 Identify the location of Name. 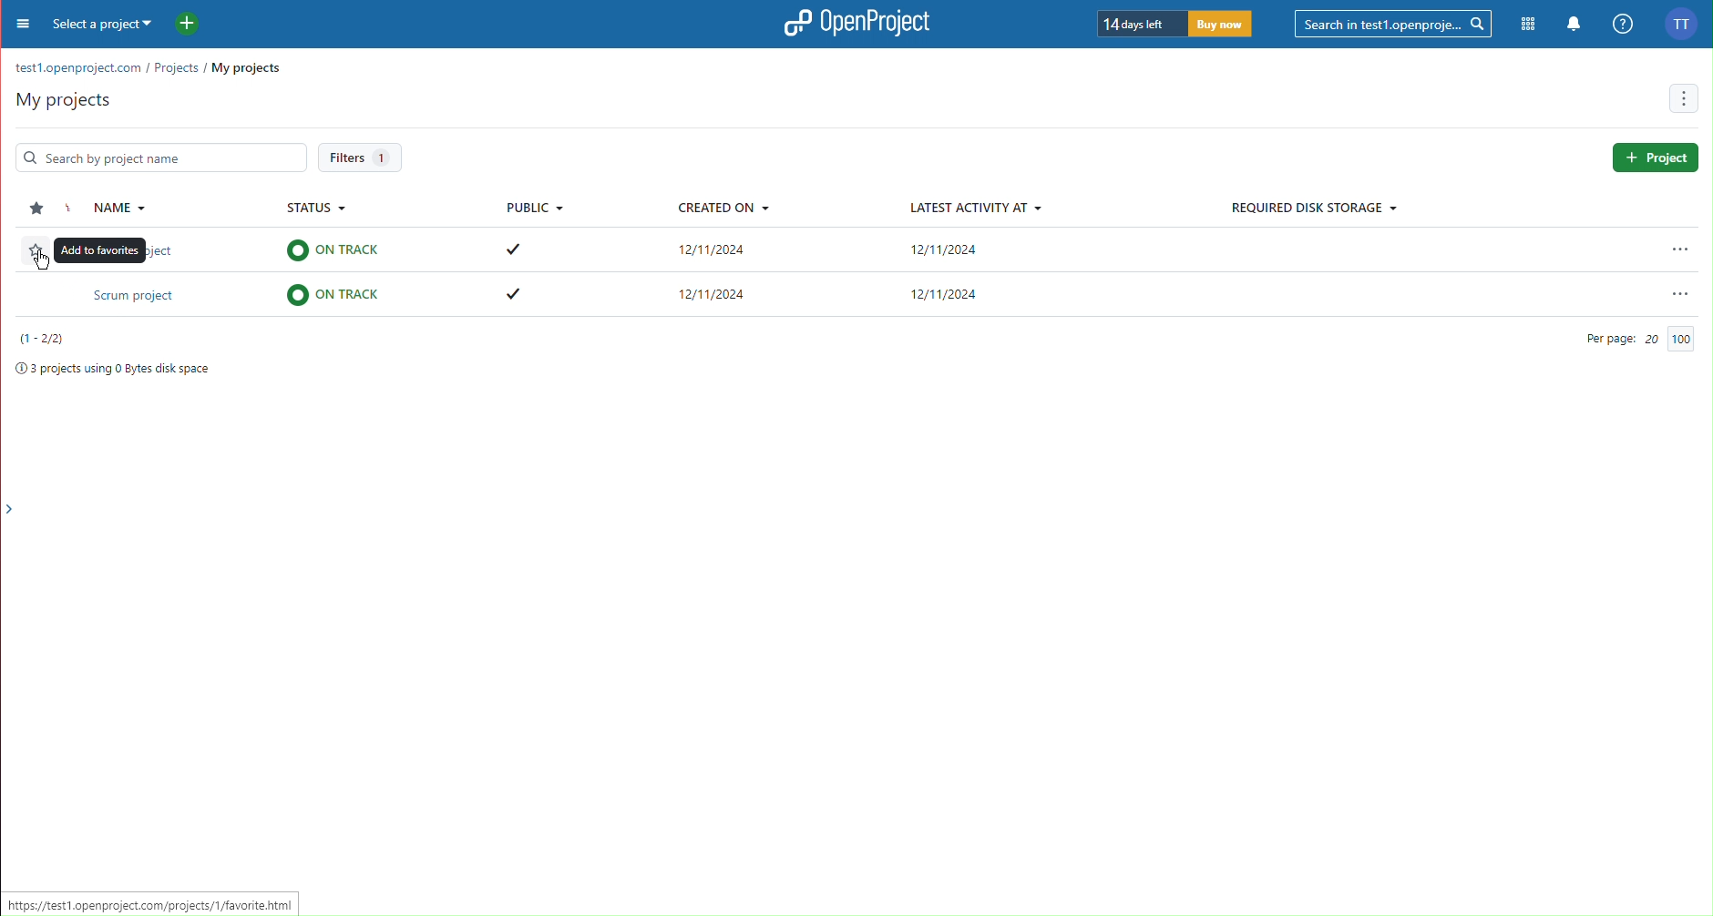
(112, 209).